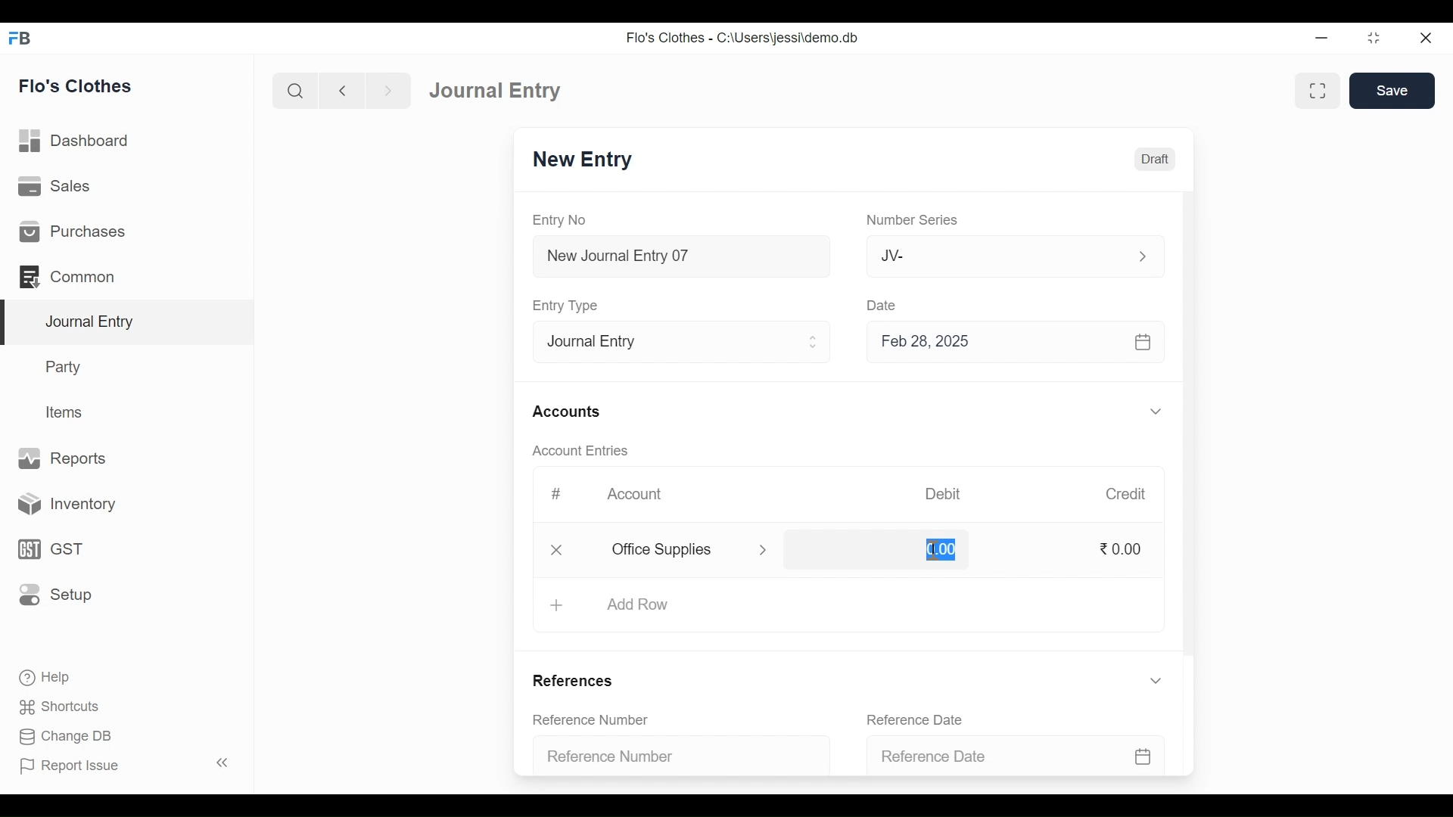 This screenshot has height=817, width=1453. Describe the element at coordinates (1010, 756) in the screenshot. I see `Reference Date` at that location.